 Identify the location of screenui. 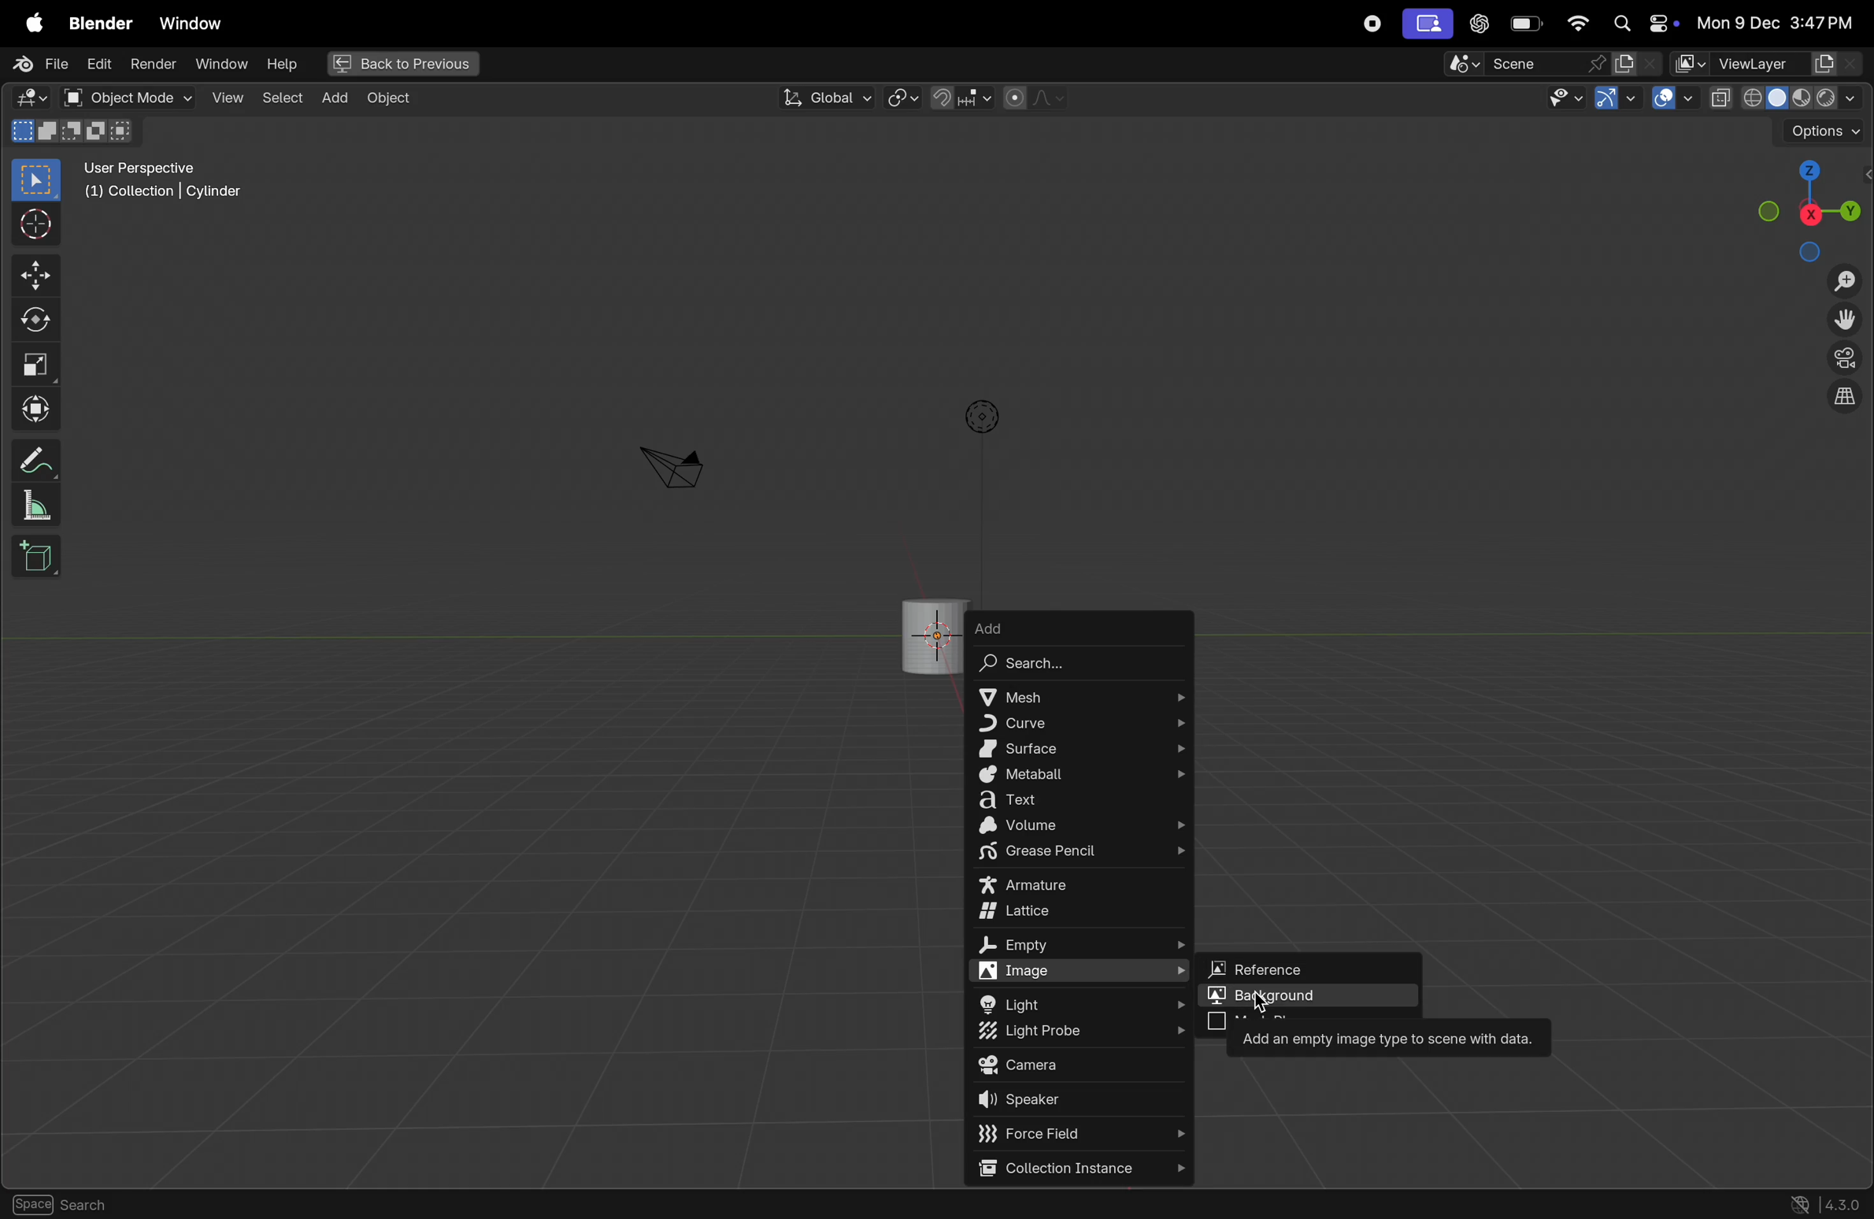
(1426, 23).